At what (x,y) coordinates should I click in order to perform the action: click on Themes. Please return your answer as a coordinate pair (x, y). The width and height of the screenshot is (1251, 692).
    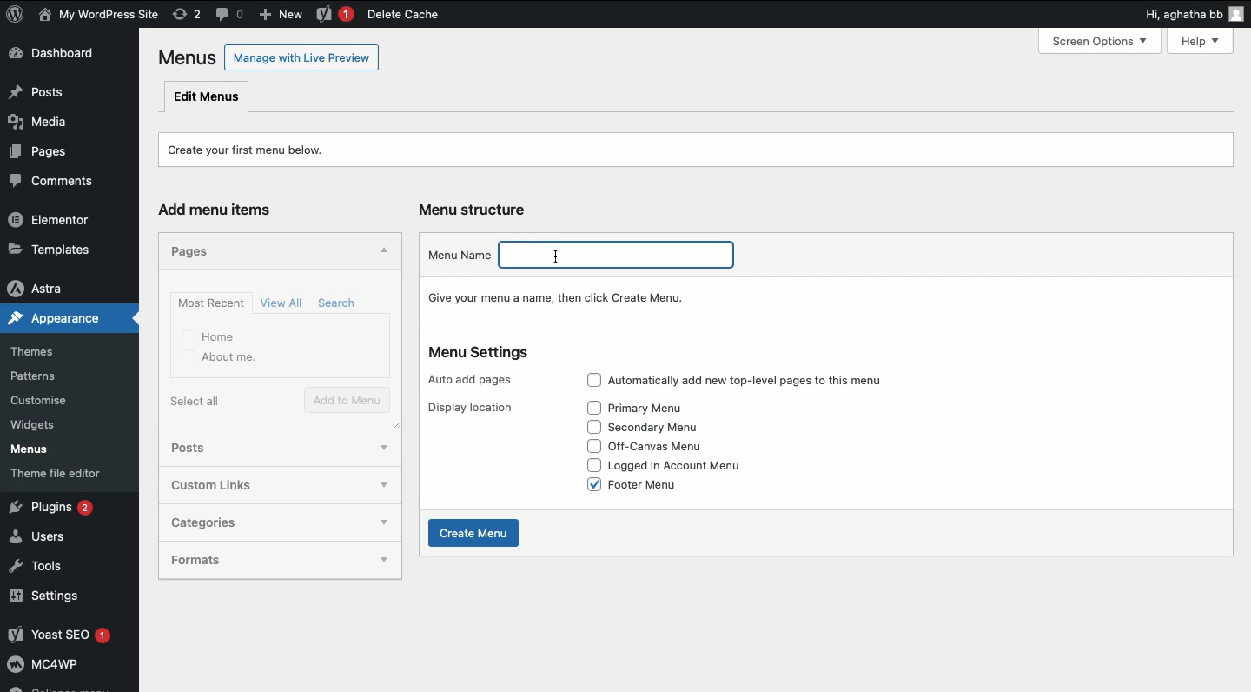
    Looking at the image, I should click on (43, 349).